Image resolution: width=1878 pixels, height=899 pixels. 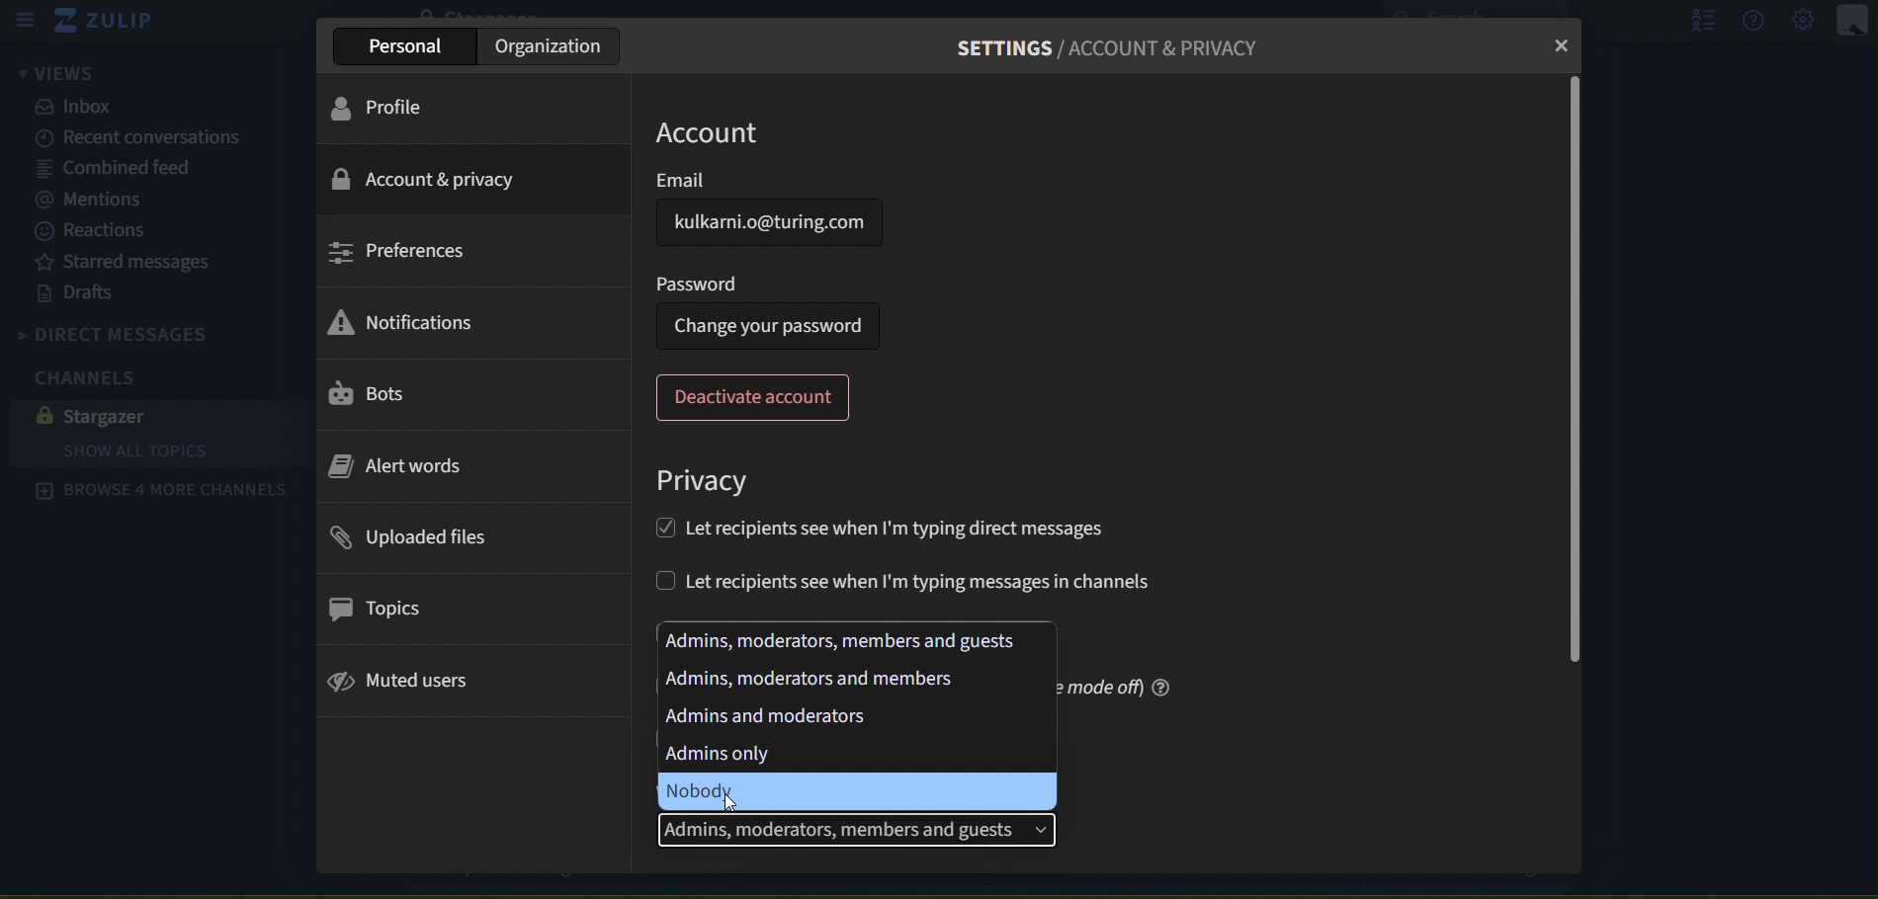 I want to click on bots, so click(x=371, y=395).